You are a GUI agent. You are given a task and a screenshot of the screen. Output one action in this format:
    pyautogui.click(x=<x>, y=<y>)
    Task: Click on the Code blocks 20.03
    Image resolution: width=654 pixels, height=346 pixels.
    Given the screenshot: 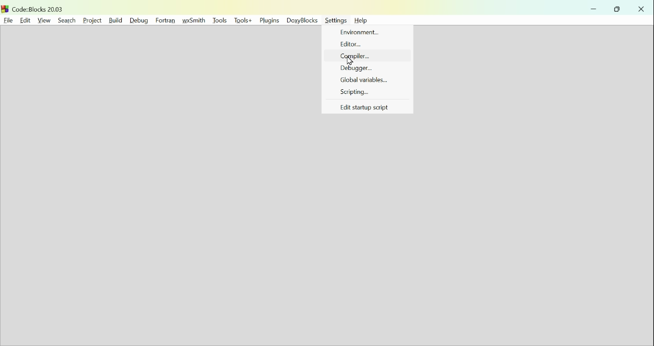 What is the action you would take?
    pyautogui.click(x=33, y=8)
    